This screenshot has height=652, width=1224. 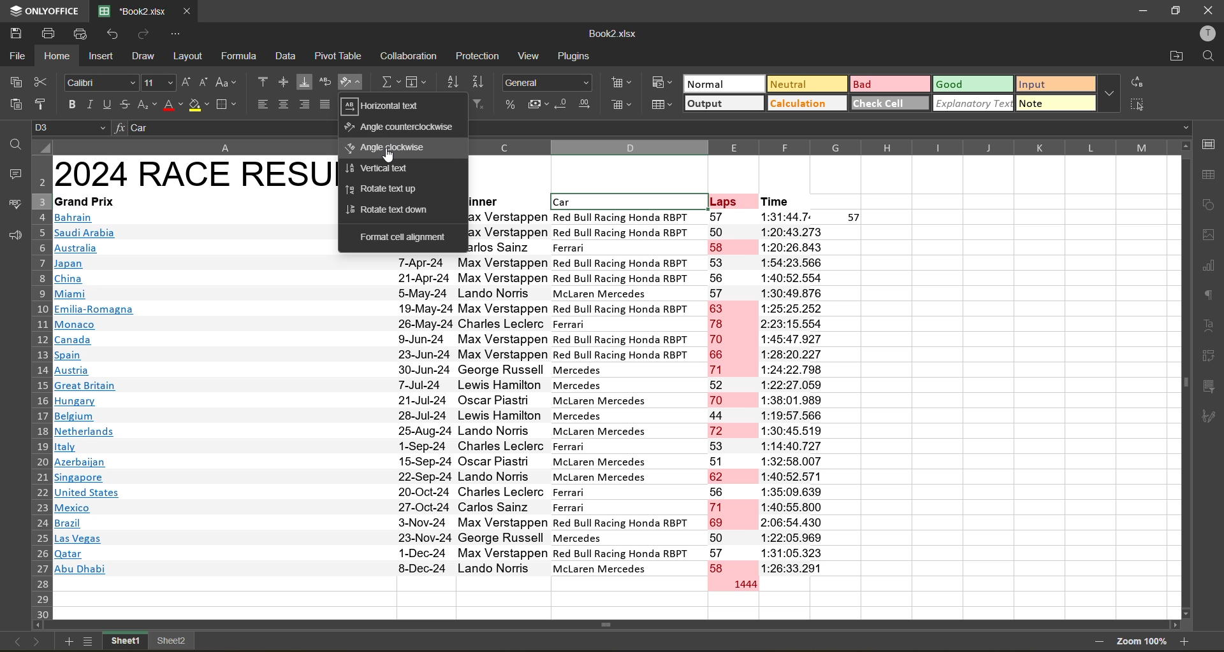 What do you see at coordinates (402, 129) in the screenshot?
I see `angle counterclockwise` at bounding box center [402, 129].